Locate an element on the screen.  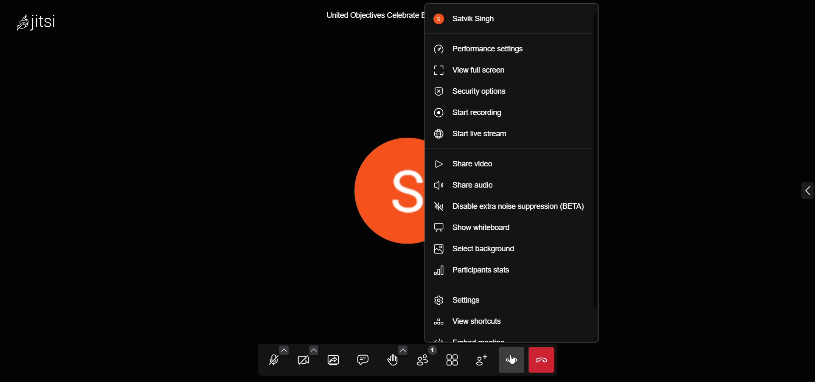
setting is located at coordinates (467, 298).